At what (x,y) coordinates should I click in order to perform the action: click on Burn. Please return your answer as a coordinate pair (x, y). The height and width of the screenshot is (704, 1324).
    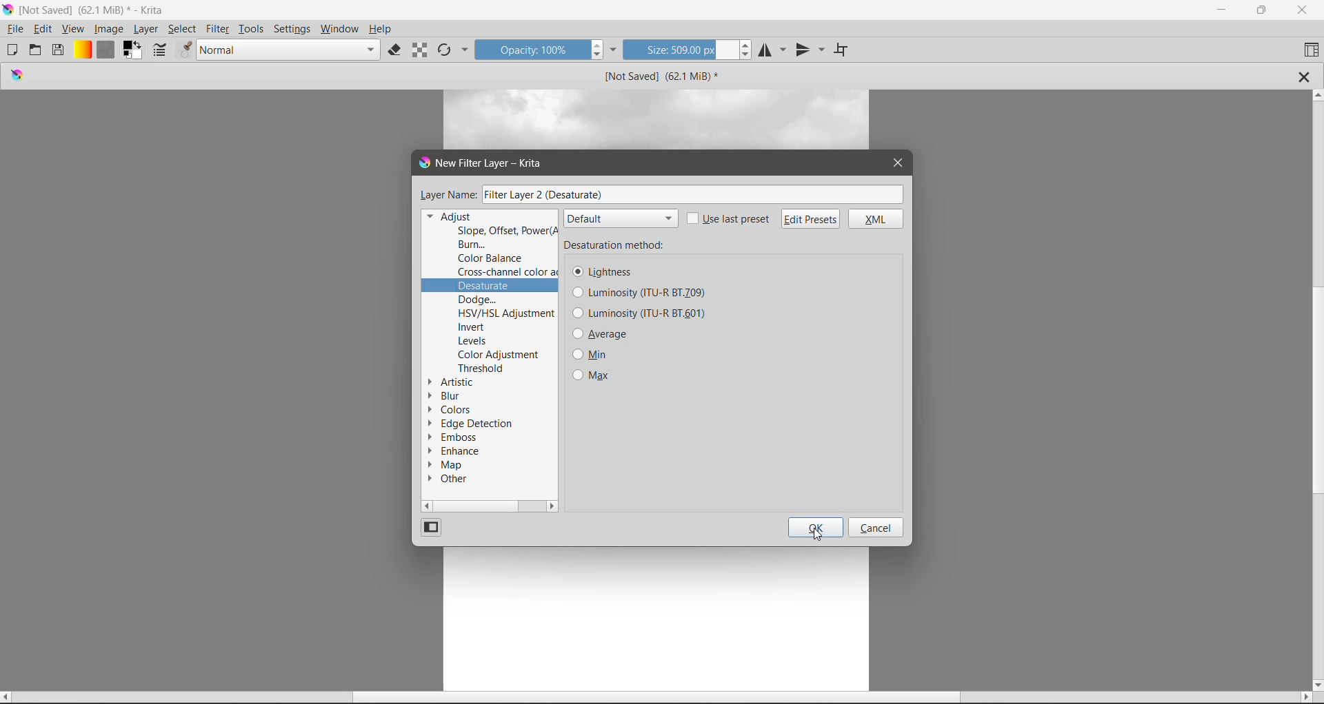
    Looking at the image, I should click on (473, 245).